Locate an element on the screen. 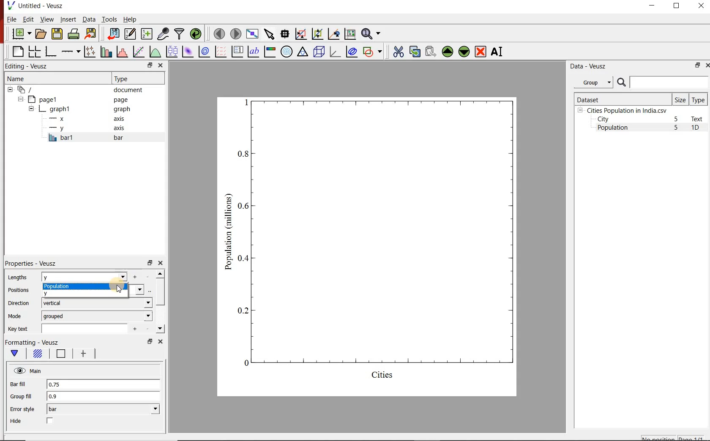 Image resolution: width=710 pixels, height=441 pixels. Error bar line is located at coordinates (82, 355).